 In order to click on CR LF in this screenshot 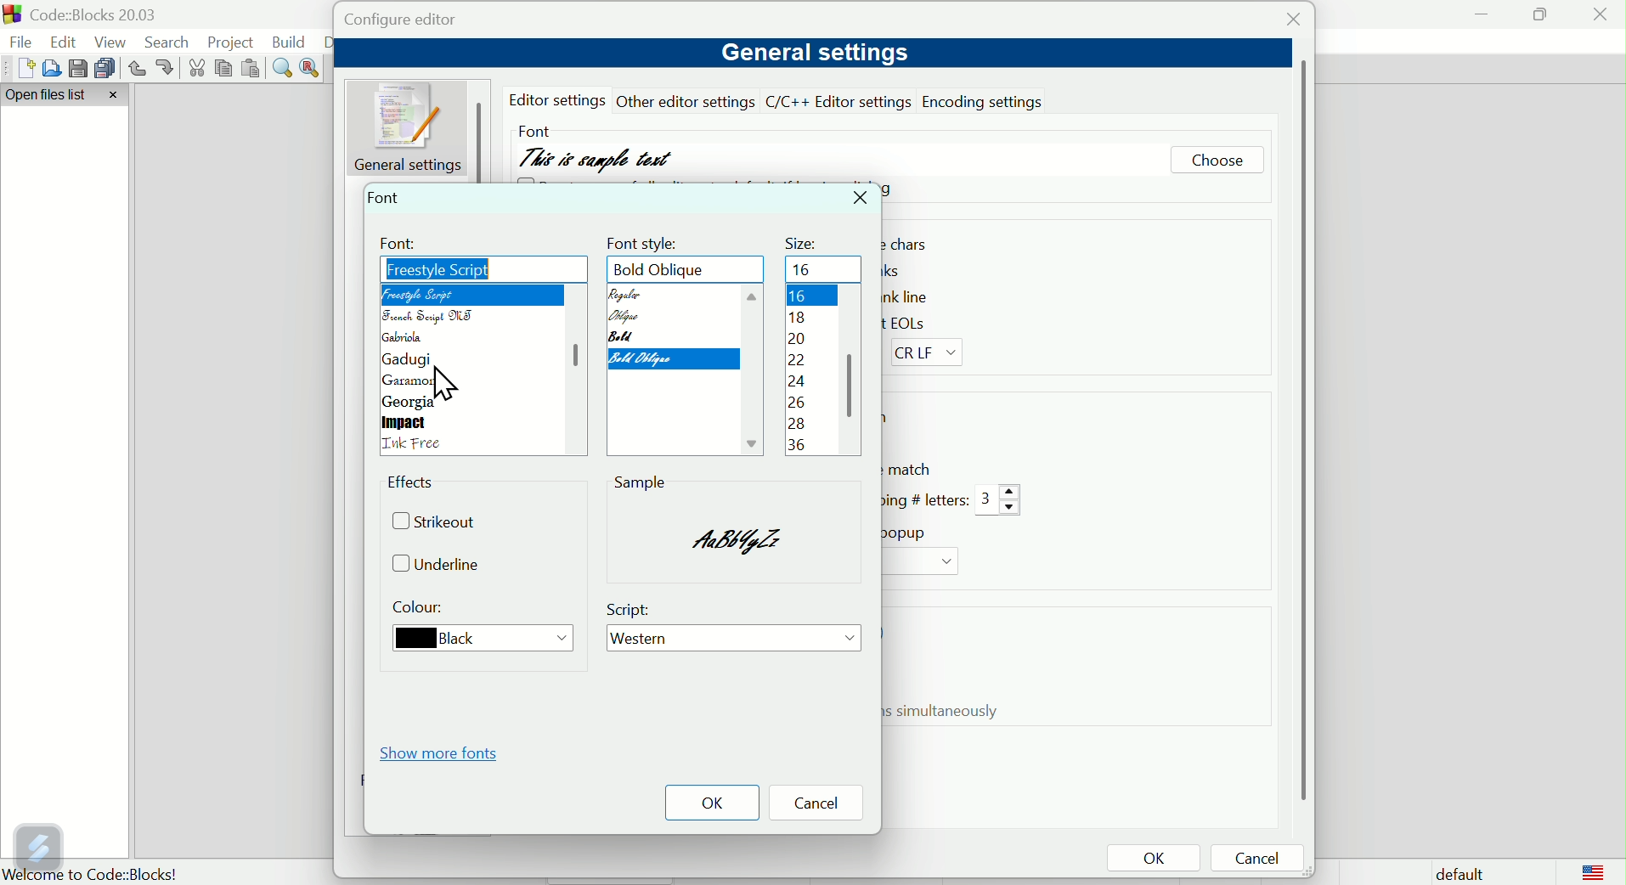, I will do `click(932, 353)`.